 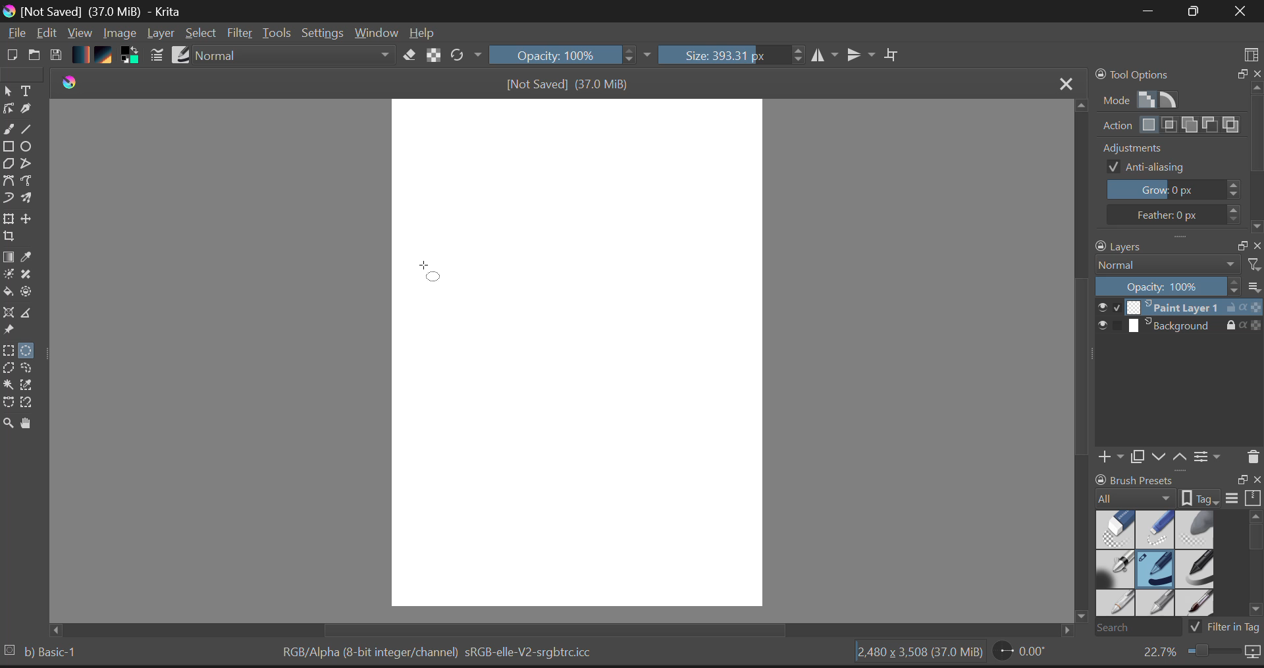 What do you see at coordinates (32, 222) in the screenshot?
I see `Move Layer` at bounding box center [32, 222].